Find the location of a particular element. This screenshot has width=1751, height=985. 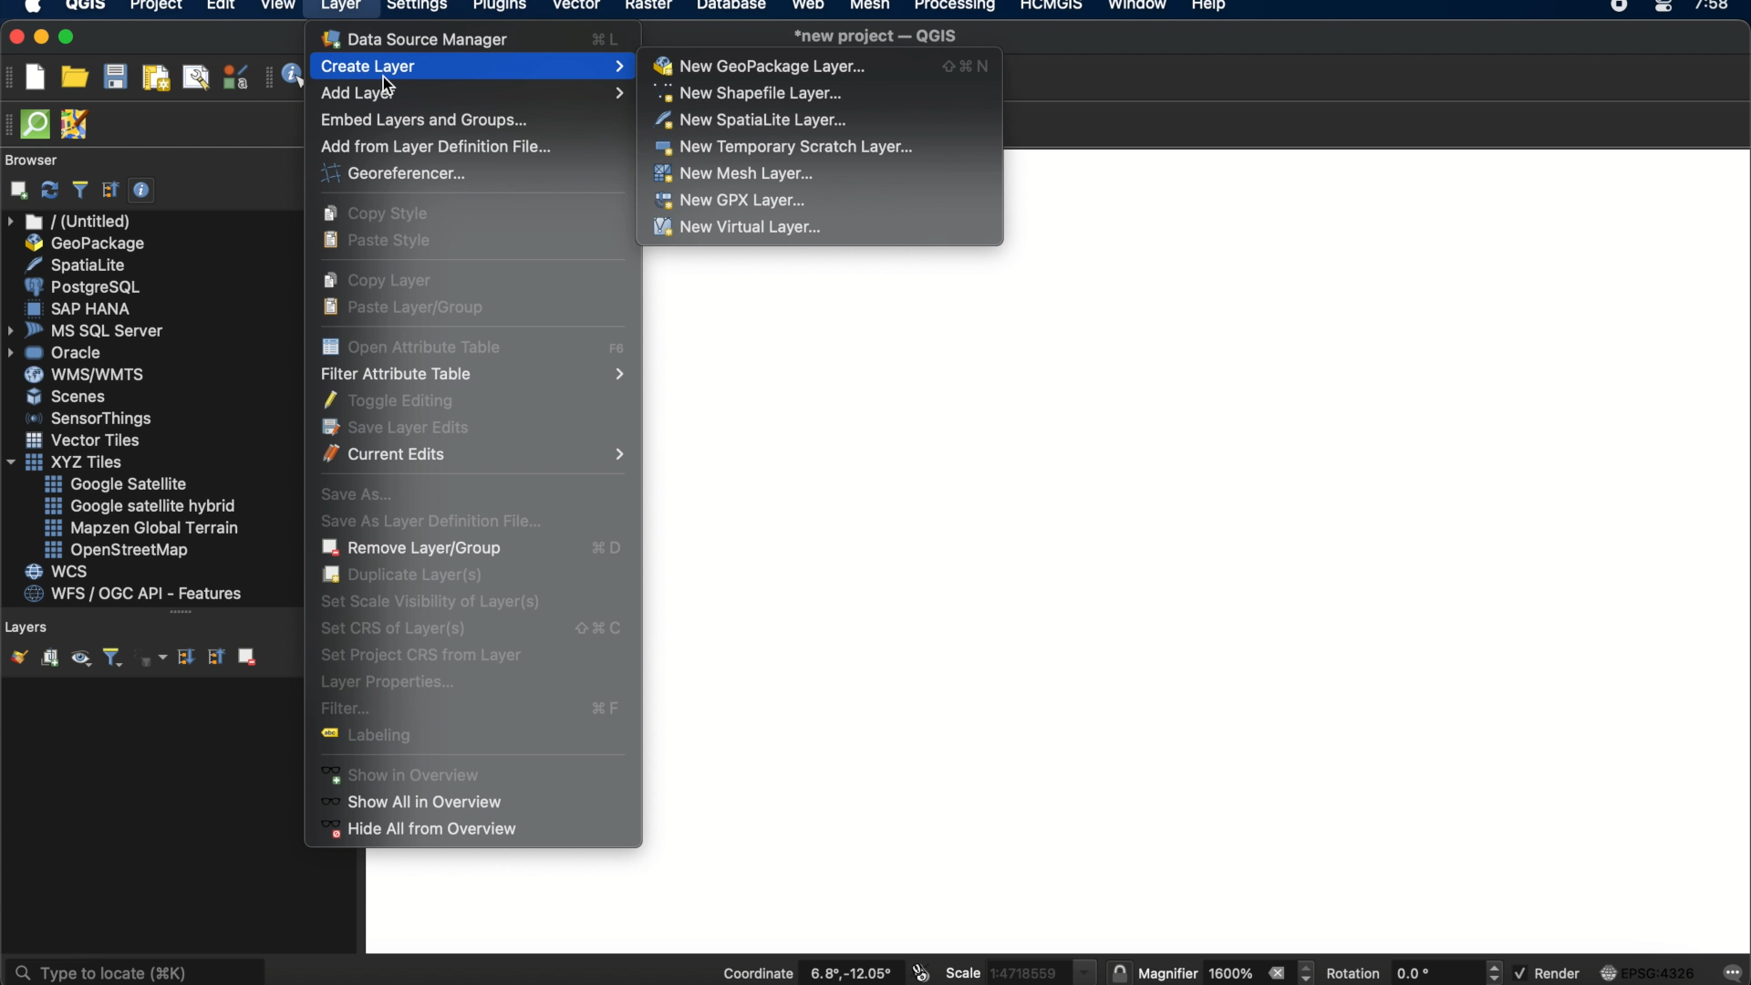

apple logo is located at coordinates (30, 7).